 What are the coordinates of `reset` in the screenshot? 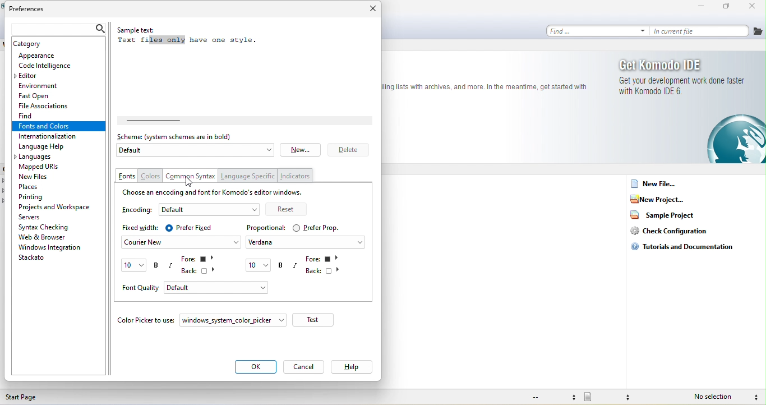 It's located at (289, 209).